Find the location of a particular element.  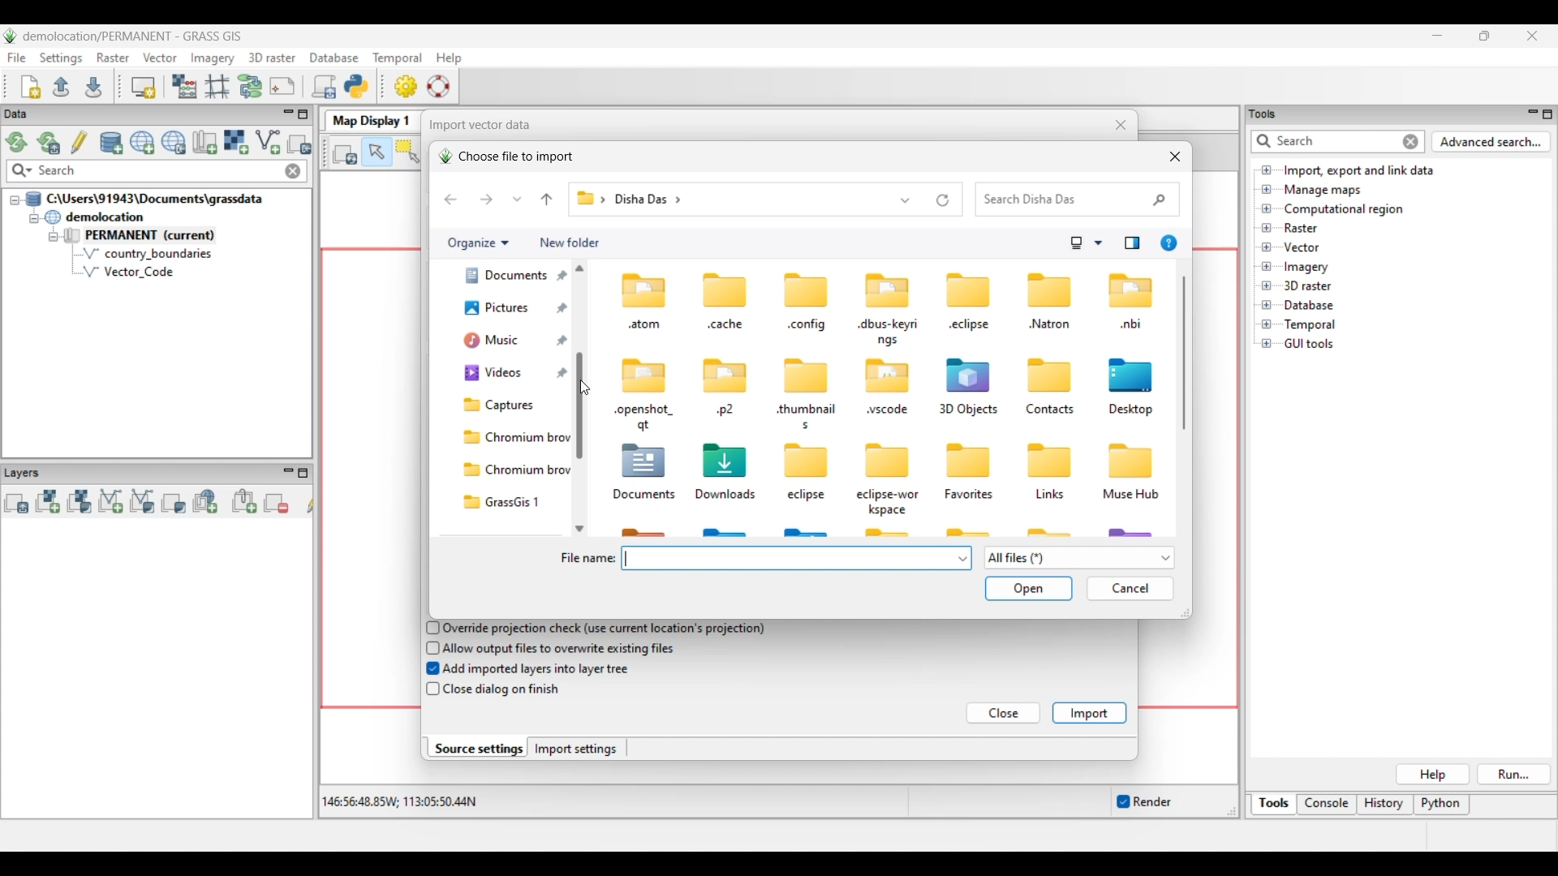

Captures folder is located at coordinates (510, 405).